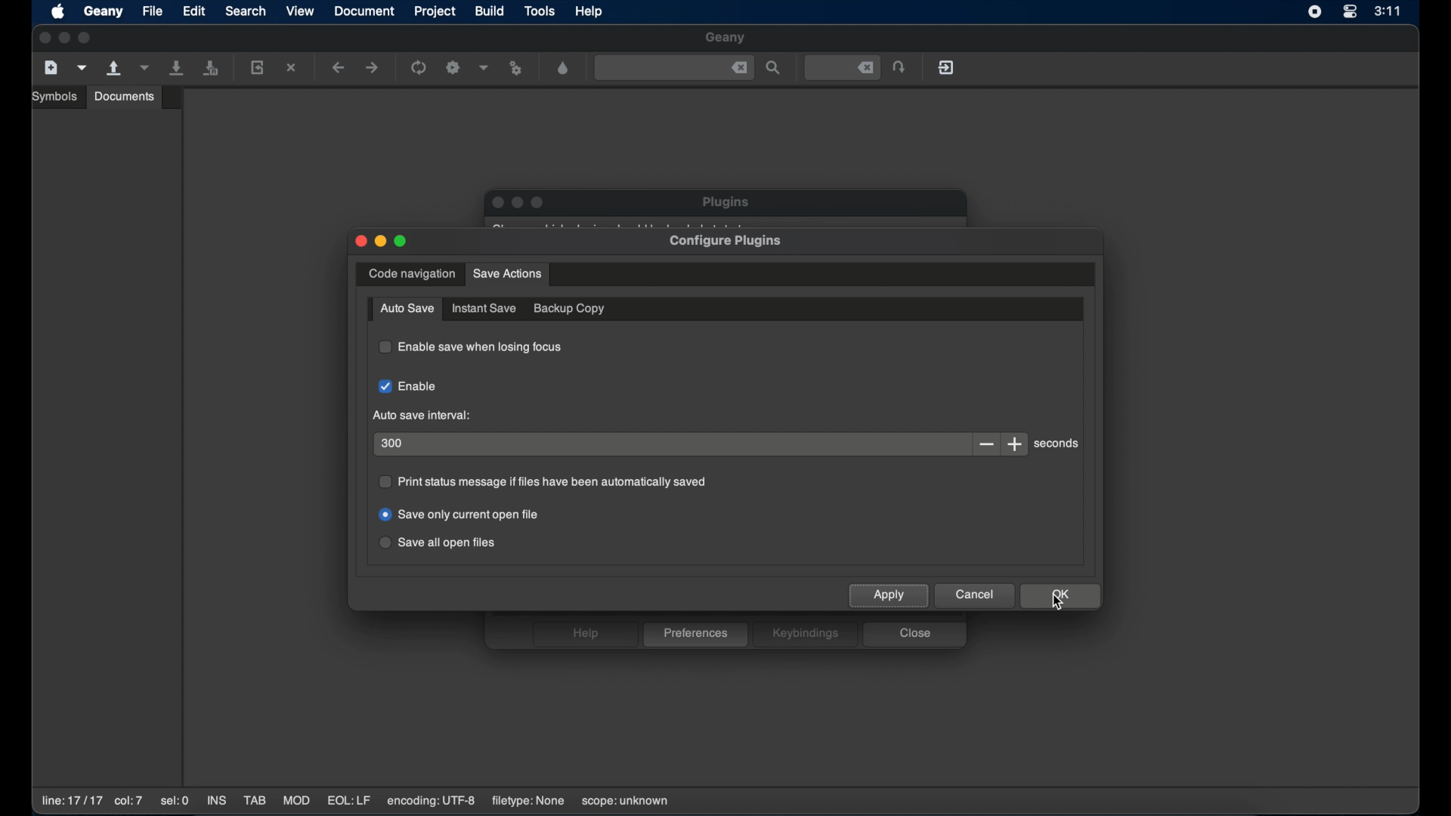  I want to click on save action, so click(507, 274).